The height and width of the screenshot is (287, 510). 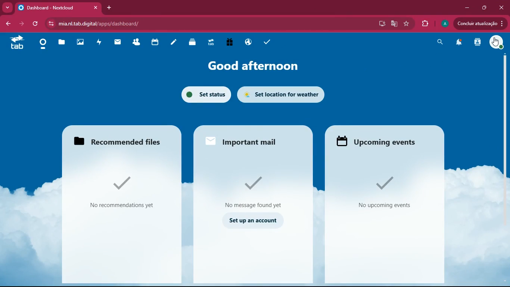 What do you see at coordinates (244, 142) in the screenshot?
I see `Important mail` at bounding box center [244, 142].